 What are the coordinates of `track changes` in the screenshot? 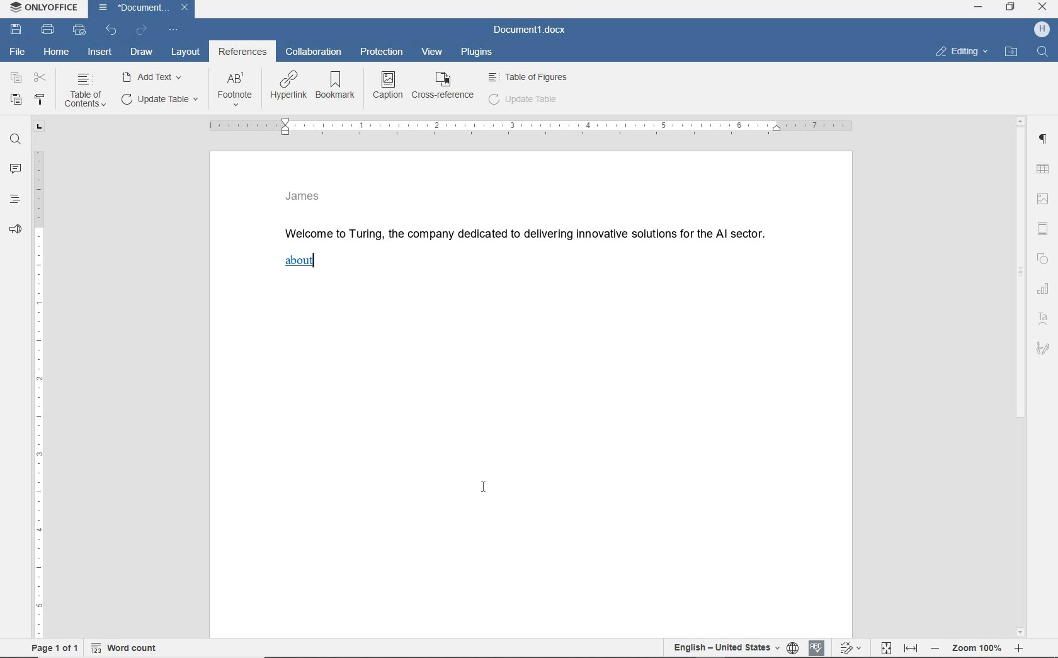 It's located at (851, 648).